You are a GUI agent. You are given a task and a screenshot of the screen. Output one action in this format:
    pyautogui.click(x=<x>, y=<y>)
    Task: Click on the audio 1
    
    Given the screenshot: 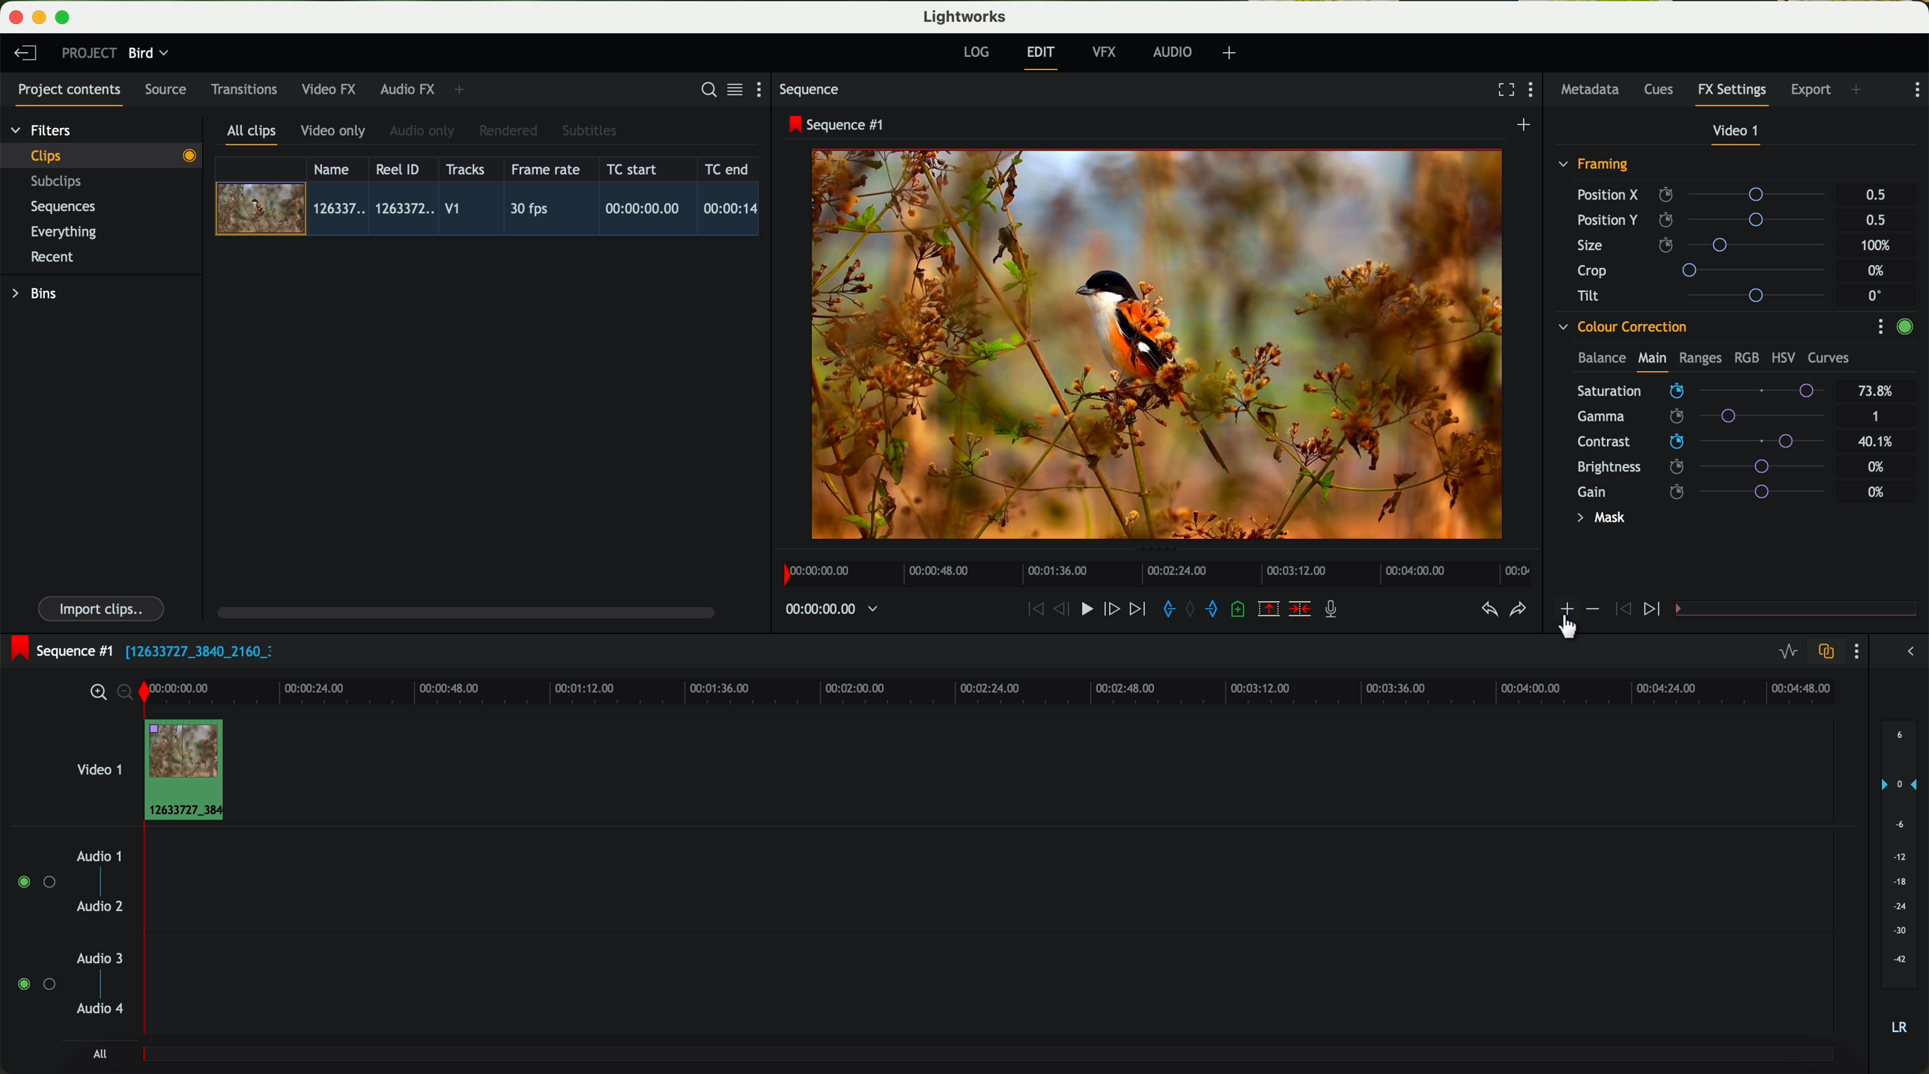 What is the action you would take?
    pyautogui.click(x=100, y=855)
    